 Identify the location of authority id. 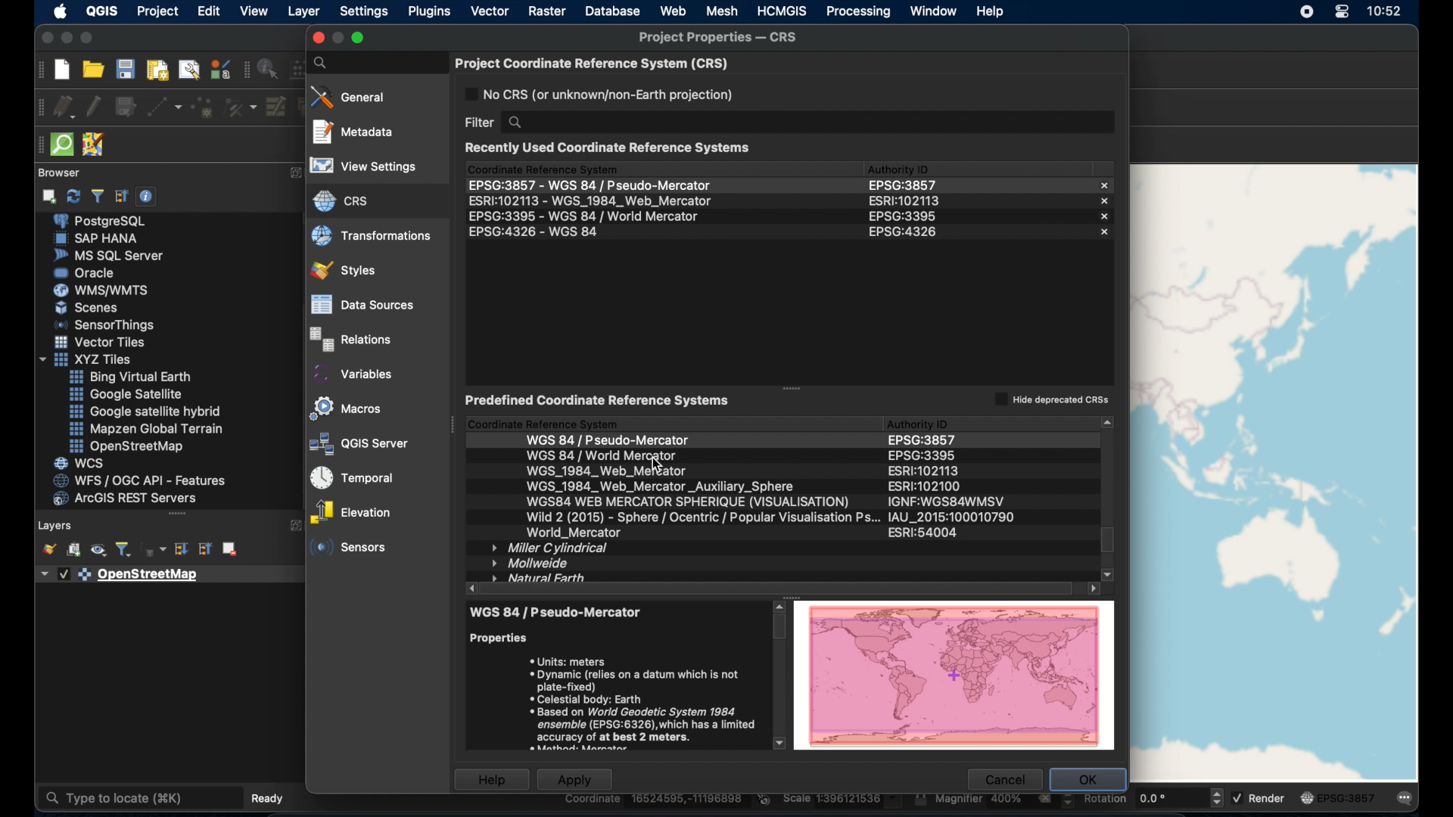
(923, 455).